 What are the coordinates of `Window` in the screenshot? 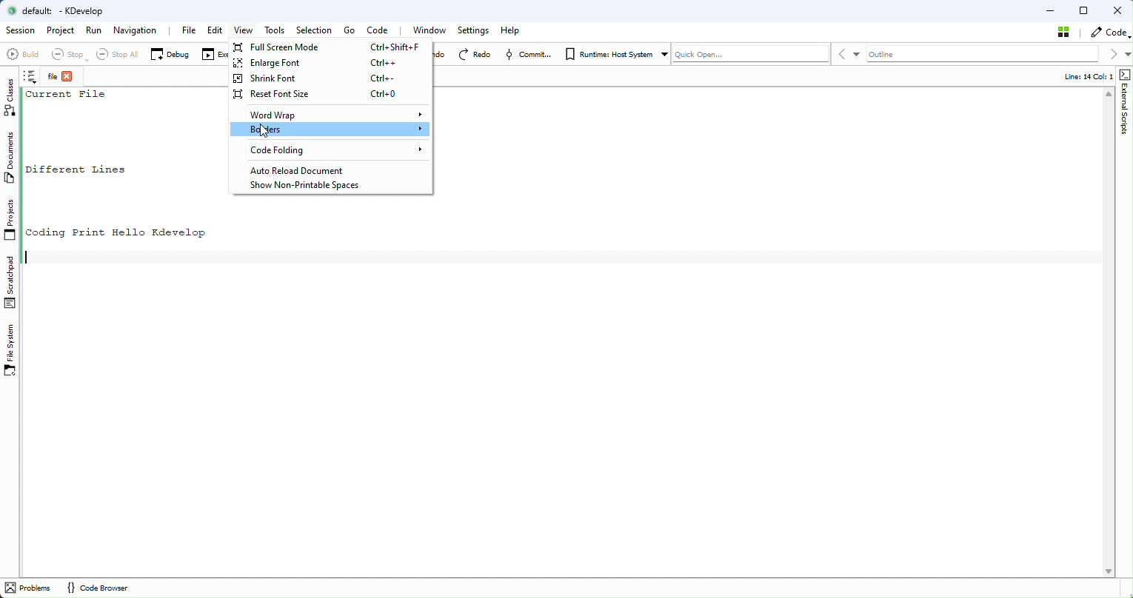 It's located at (432, 30).